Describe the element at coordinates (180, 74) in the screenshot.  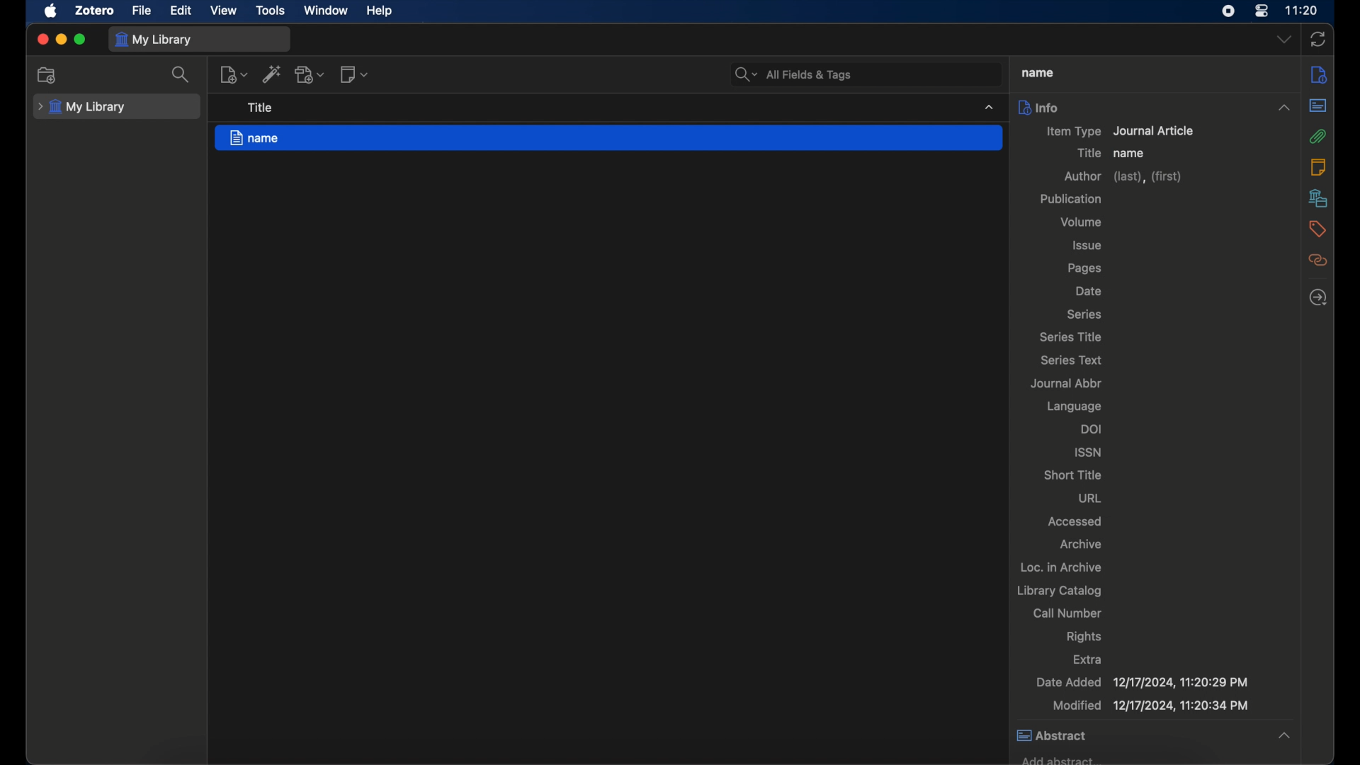
I see `search` at that location.